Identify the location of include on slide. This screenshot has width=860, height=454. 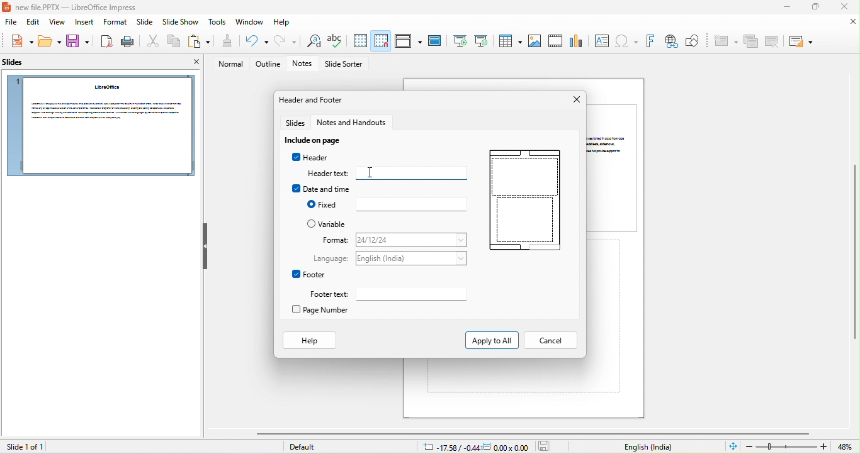
(316, 140).